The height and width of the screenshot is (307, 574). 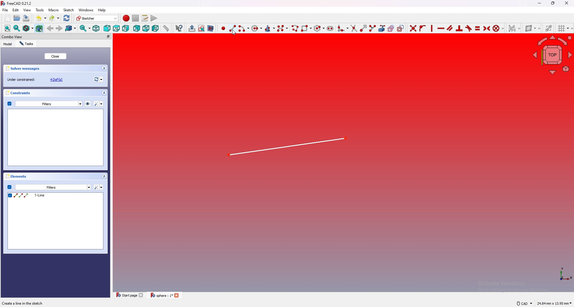 What do you see at coordinates (88, 103) in the screenshot?
I see `Show/hide all hidden constraints from 3D view. (same as ticking/unticking all listed constraints in list below)` at bounding box center [88, 103].